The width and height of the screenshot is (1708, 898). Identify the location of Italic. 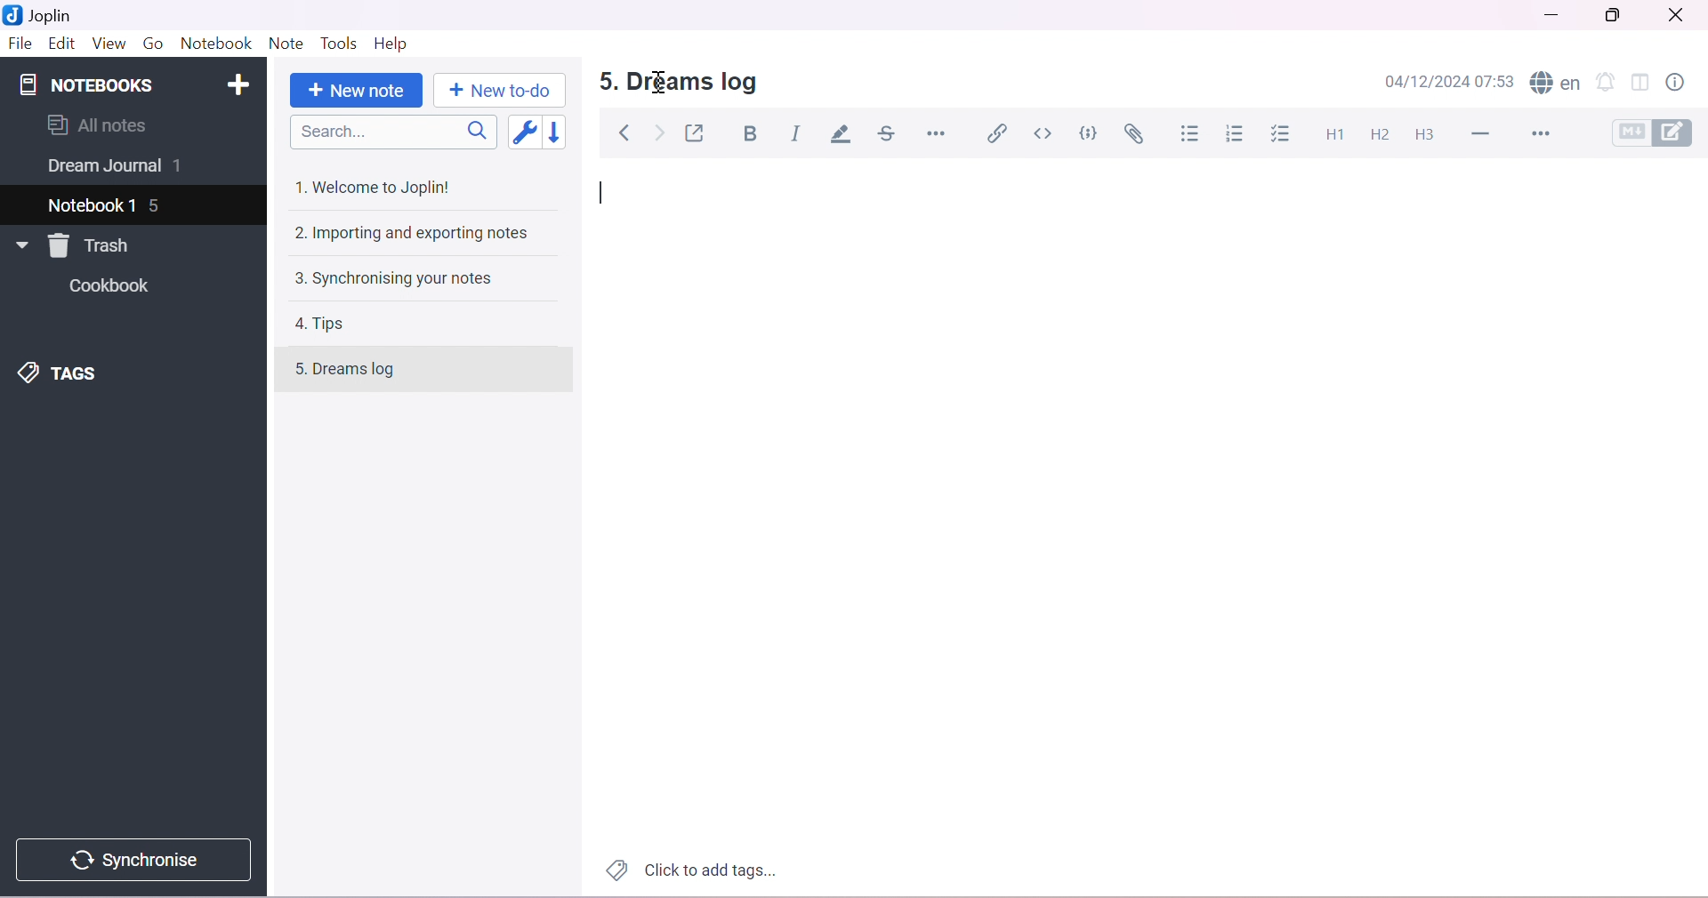
(797, 132).